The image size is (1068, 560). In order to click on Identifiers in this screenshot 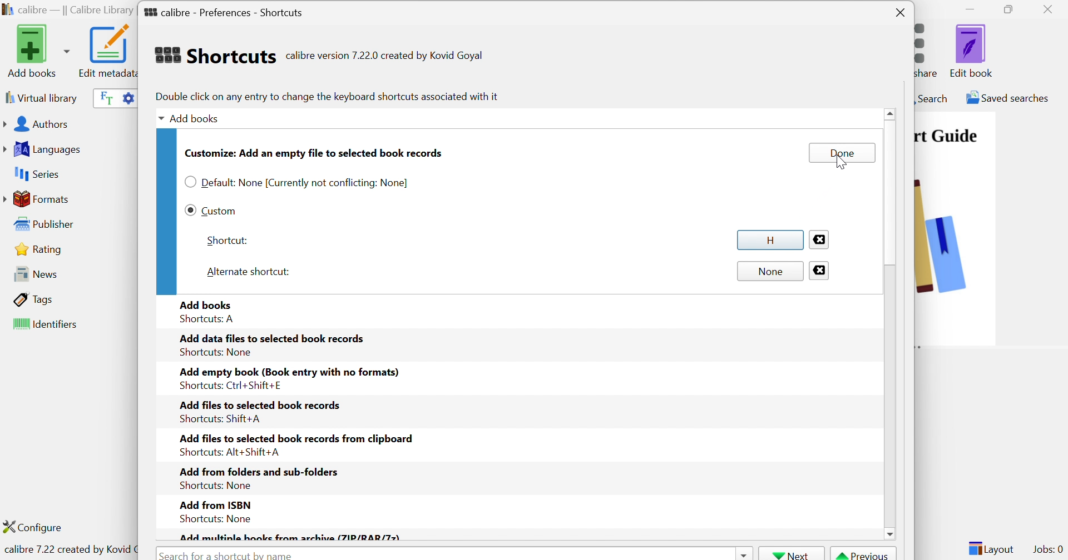, I will do `click(47, 325)`.